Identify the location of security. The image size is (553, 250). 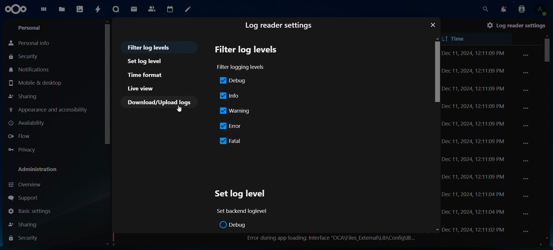
(23, 239).